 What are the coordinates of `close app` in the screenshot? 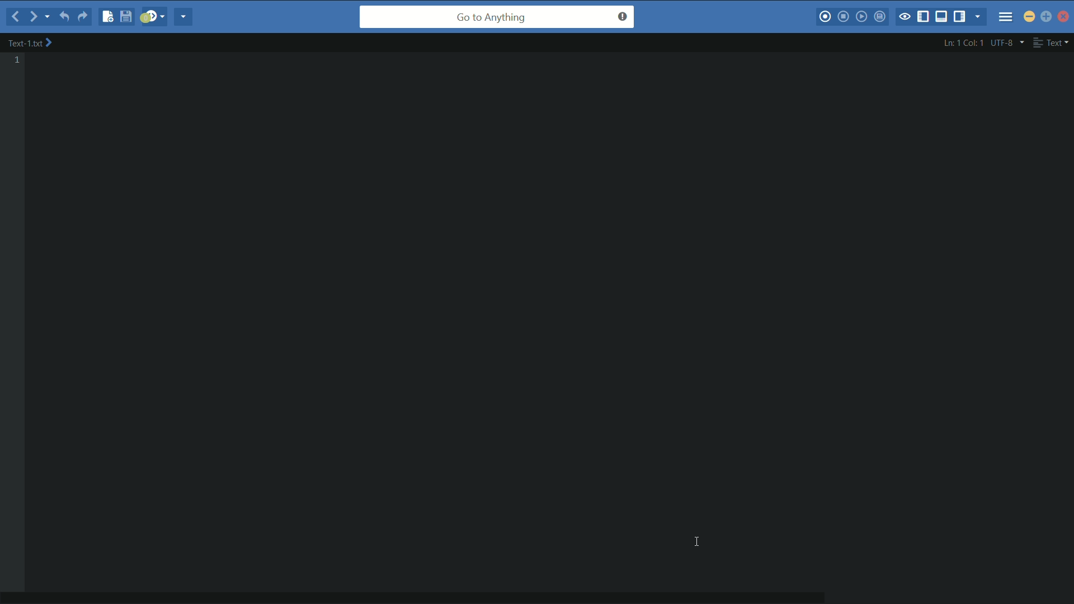 It's located at (1063, 17).